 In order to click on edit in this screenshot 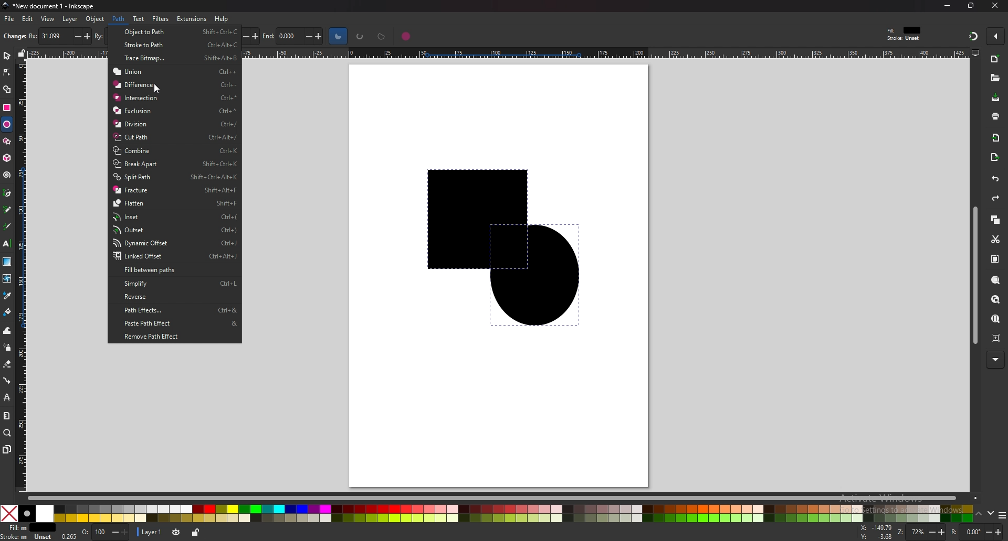, I will do `click(28, 19)`.